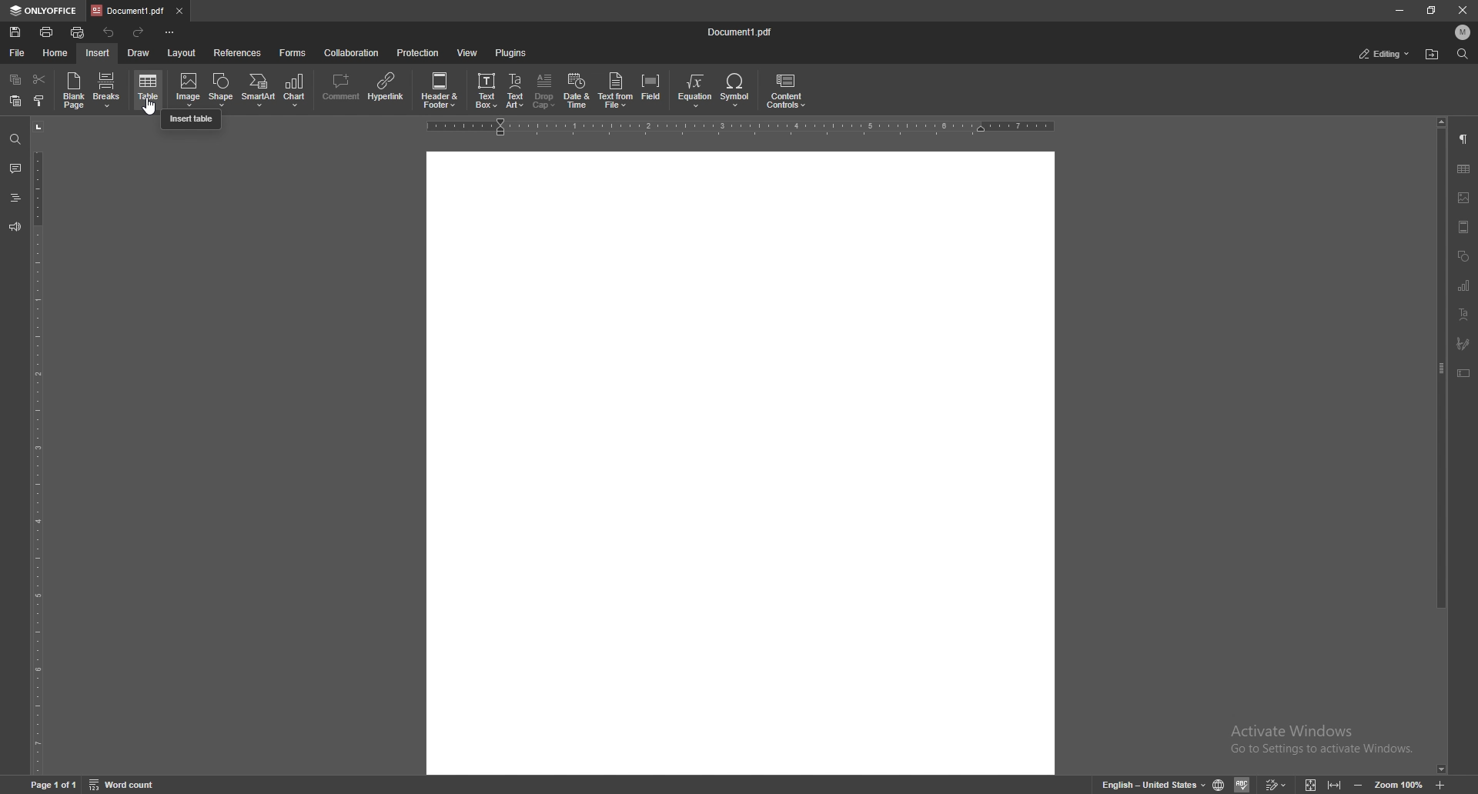 The image size is (1478, 794). Describe the element at coordinates (468, 52) in the screenshot. I see `view` at that location.